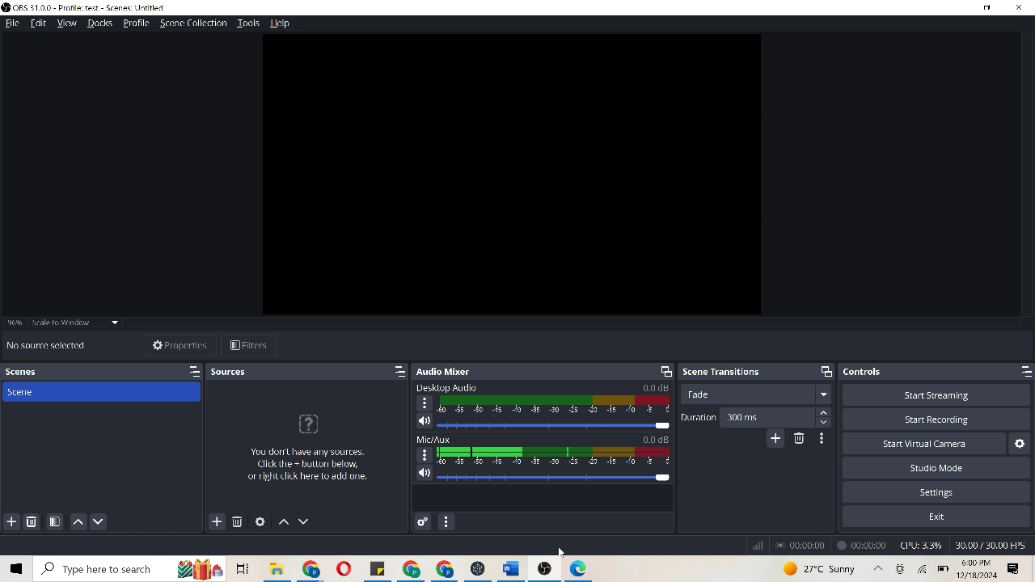  What do you see at coordinates (979, 569) in the screenshot?
I see `time & date` at bounding box center [979, 569].